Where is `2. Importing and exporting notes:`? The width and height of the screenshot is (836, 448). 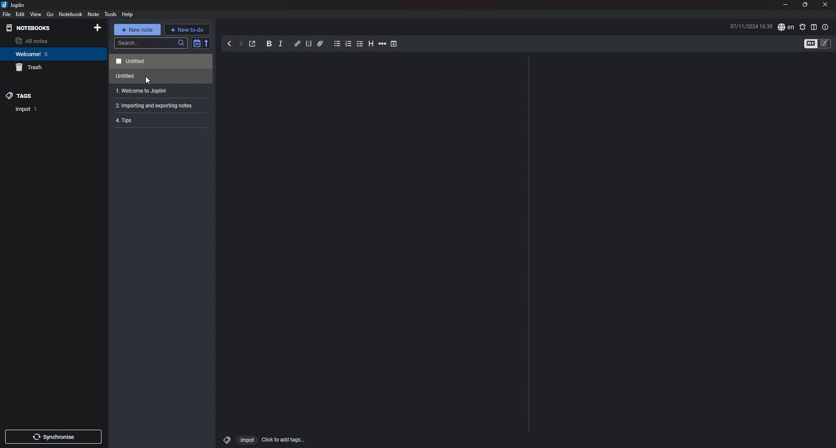
2. Importing and exporting notes: is located at coordinates (162, 106).